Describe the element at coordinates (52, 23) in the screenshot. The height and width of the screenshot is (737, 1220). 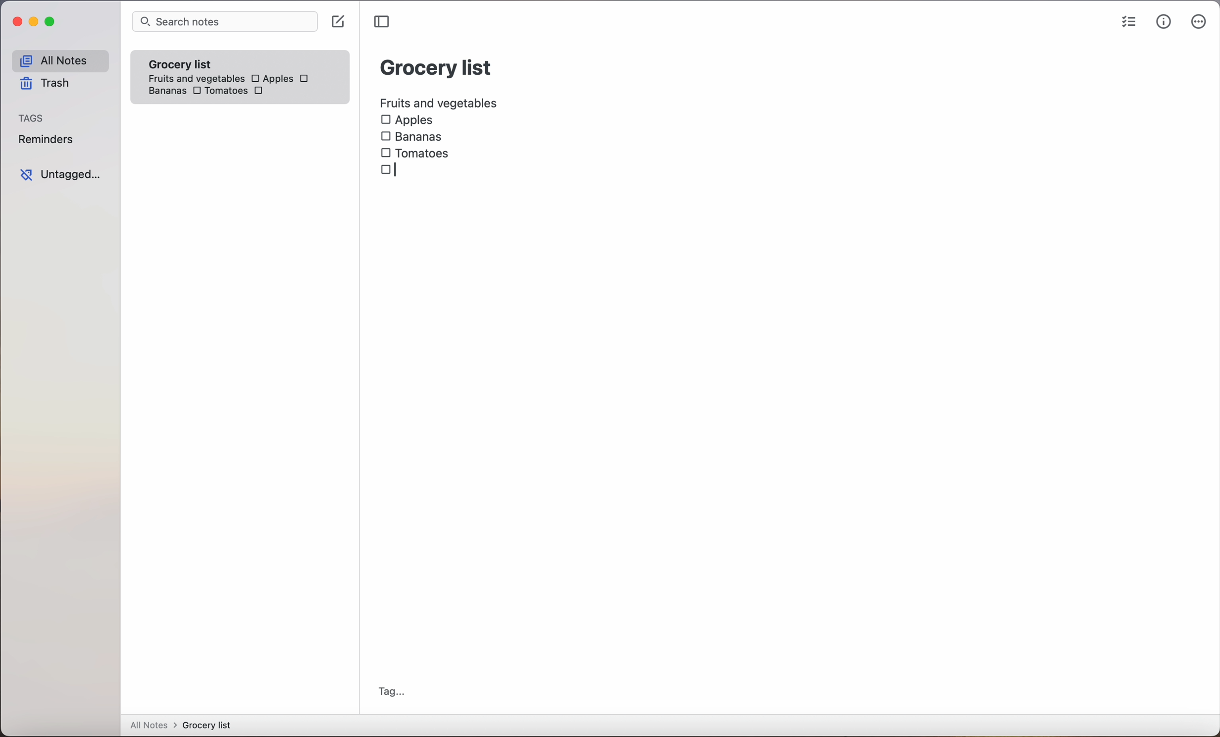
I see `maximize Simplenote` at that location.